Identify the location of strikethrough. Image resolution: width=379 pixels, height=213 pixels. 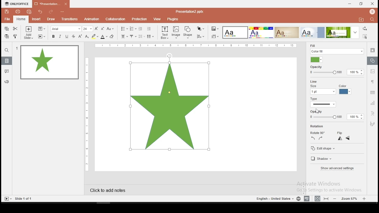
(73, 36).